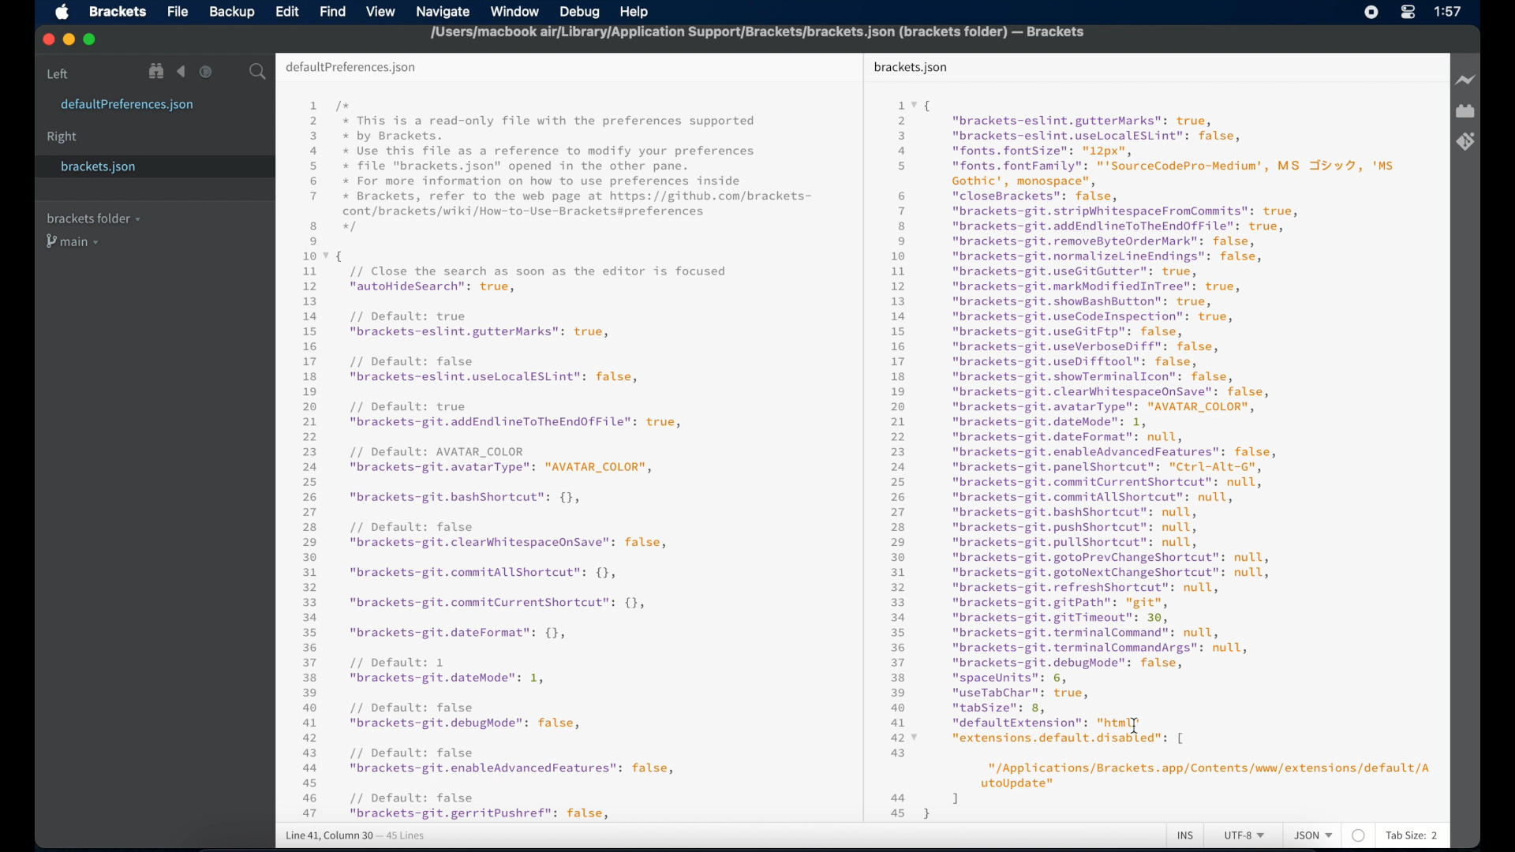 This screenshot has height=852, width=1515. Describe the element at coordinates (757, 33) in the screenshot. I see `[Users/macbook air/Library/Application Support/Brackets/brackets.json (brackets folder) — Brackets` at that location.